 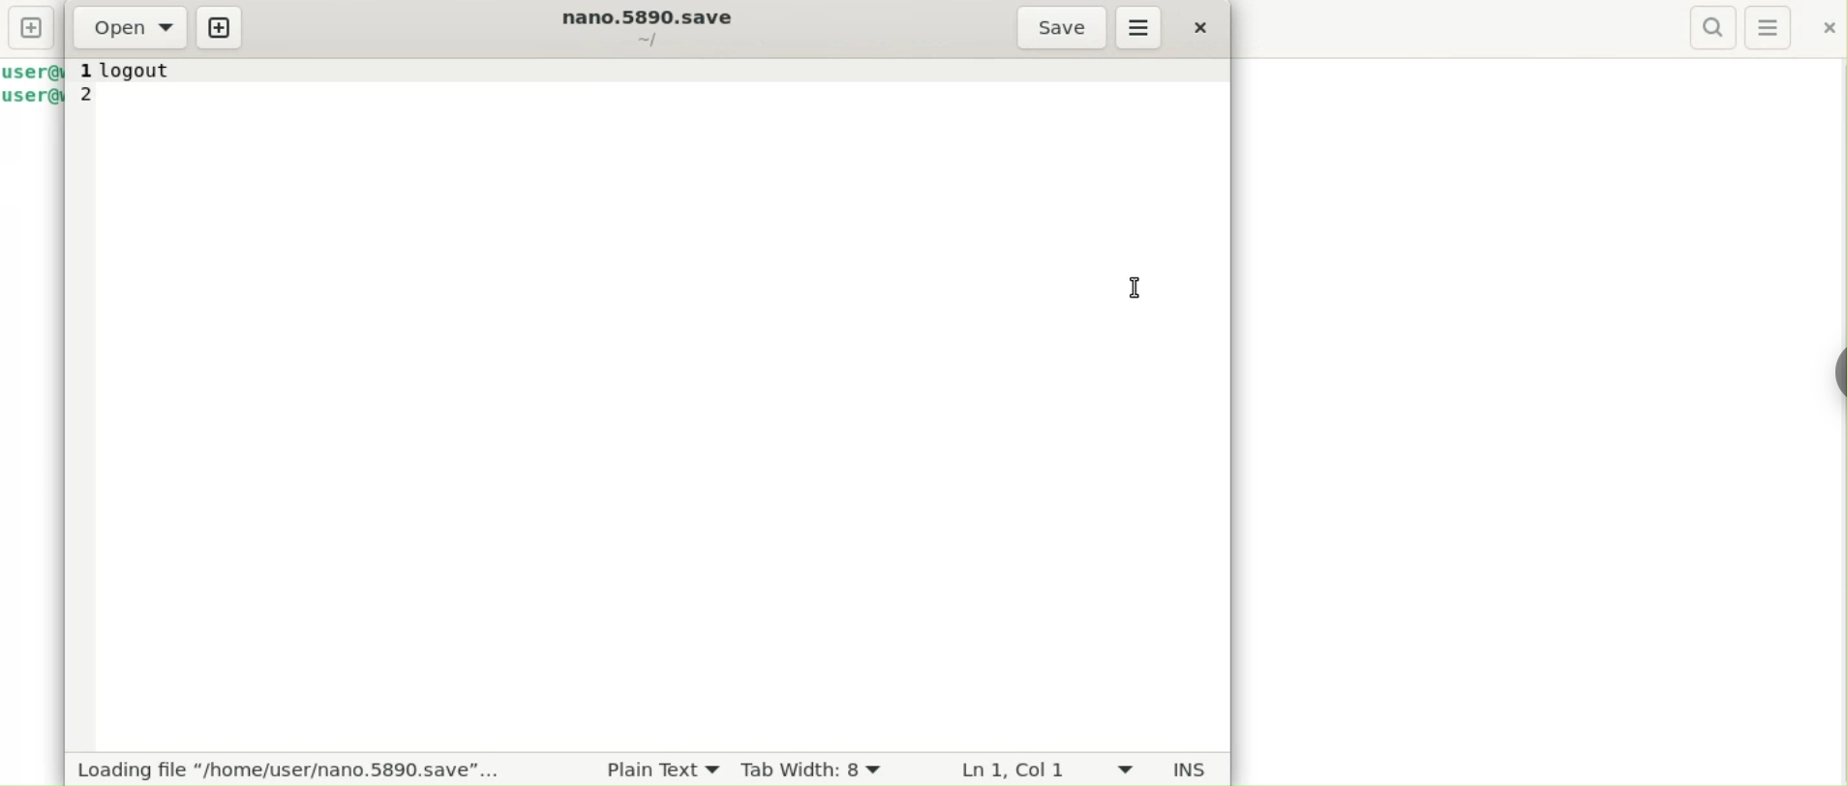 I want to click on Menu, so click(x=1768, y=26).